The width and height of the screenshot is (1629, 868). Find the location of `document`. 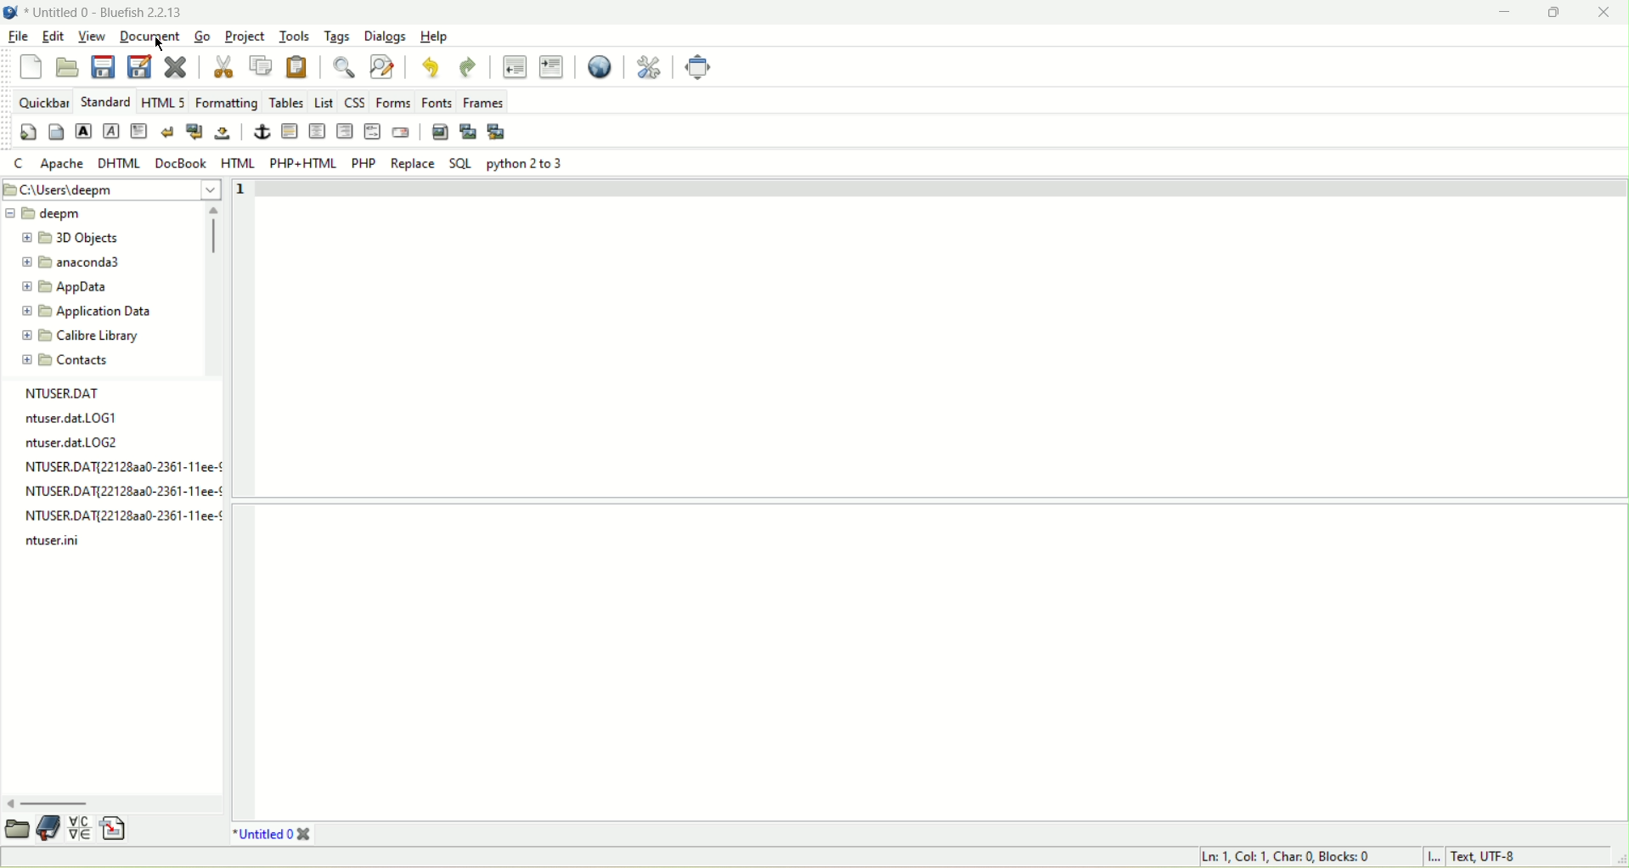

document is located at coordinates (153, 34).